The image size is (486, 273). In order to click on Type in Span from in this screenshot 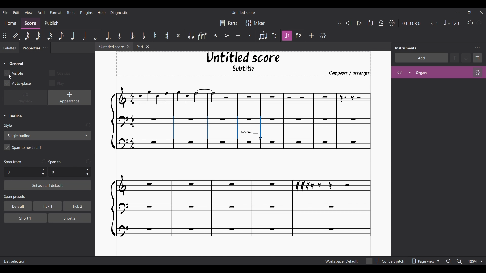, I will do `click(22, 172)`.